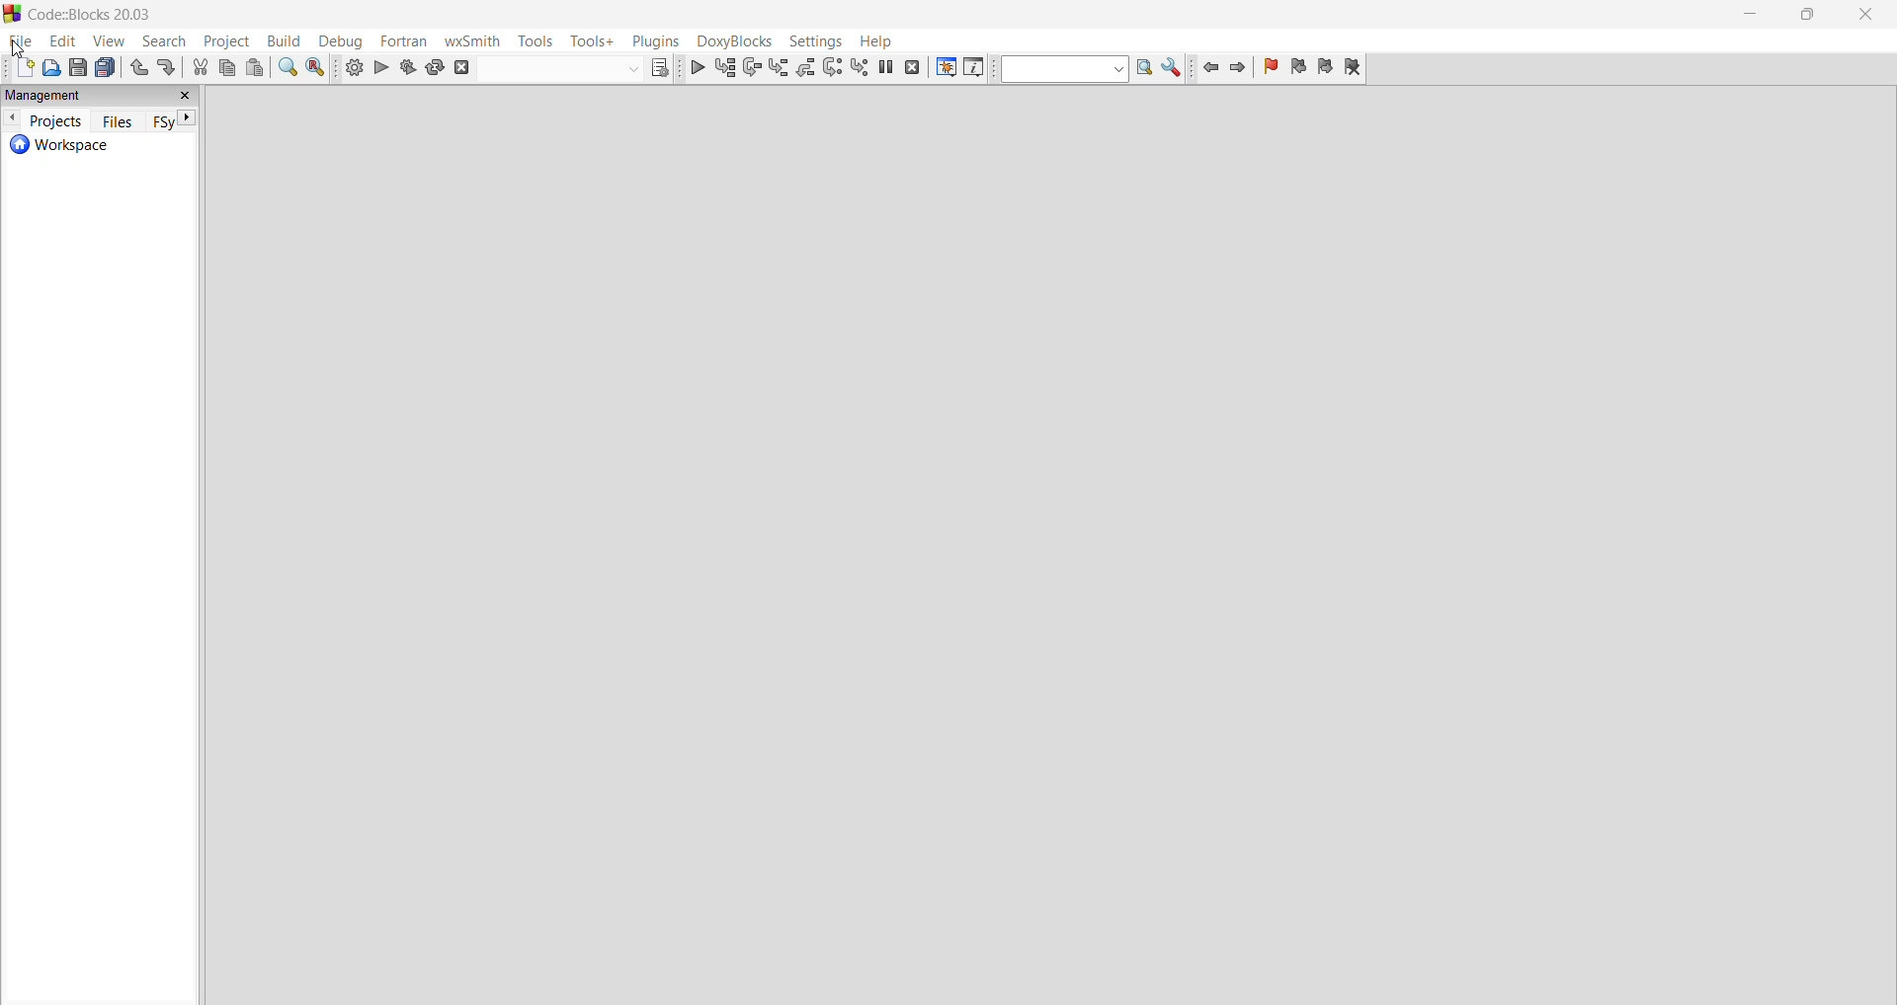  What do you see at coordinates (354, 70) in the screenshot?
I see `build` at bounding box center [354, 70].